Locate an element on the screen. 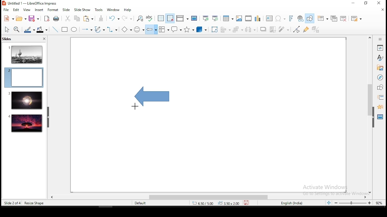  display grid is located at coordinates (160, 18).